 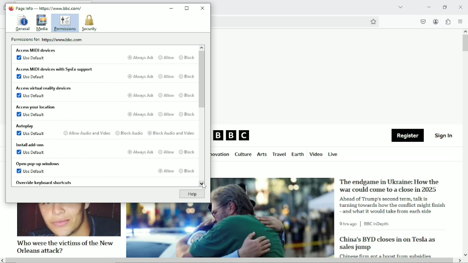 I want to click on Ahead of Trump's second term, talk is turning towards how the conflict might finish and what it would take from each side, so click(x=394, y=205).